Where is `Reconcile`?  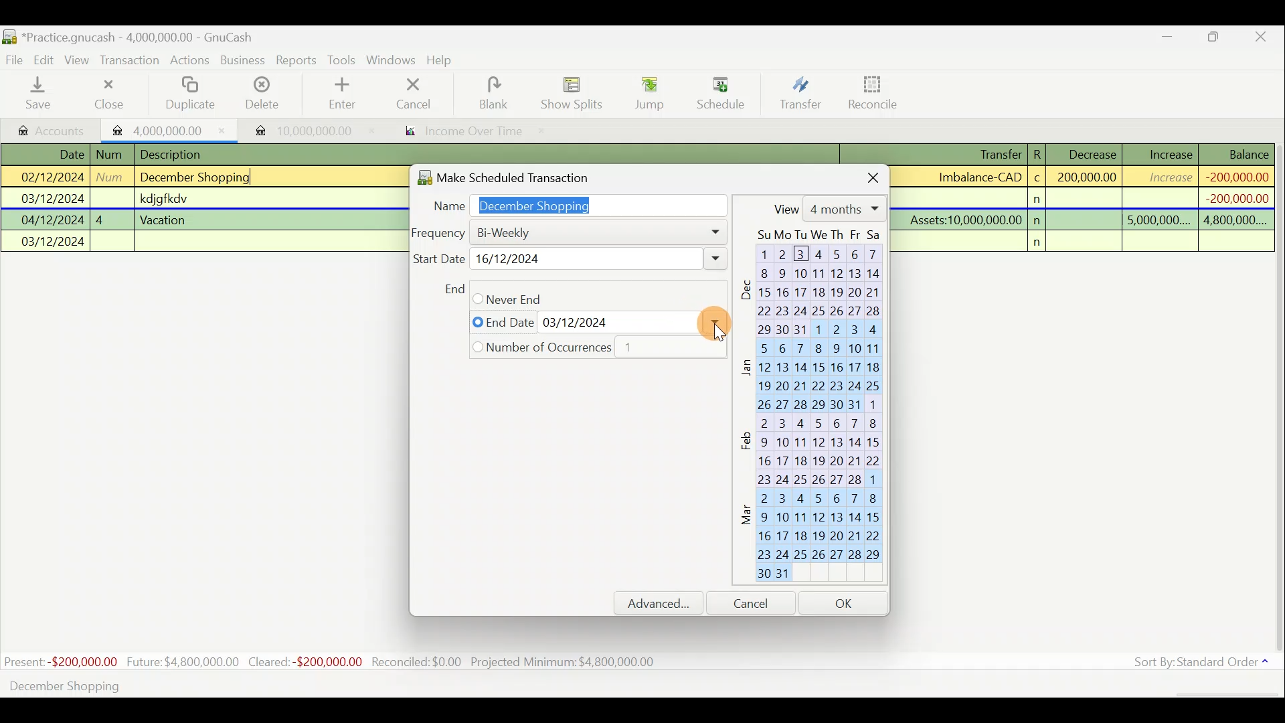 Reconcile is located at coordinates (878, 92).